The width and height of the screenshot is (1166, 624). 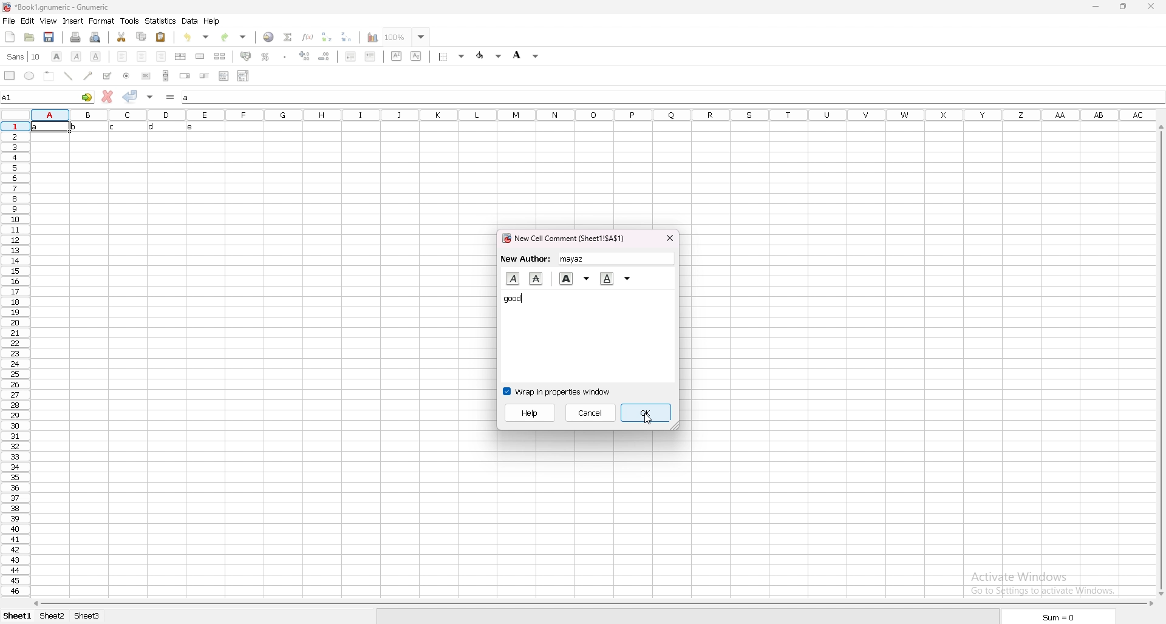 What do you see at coordinates (225, 76) in the screenshot?
I see `list` at bounding box center [225, 76].